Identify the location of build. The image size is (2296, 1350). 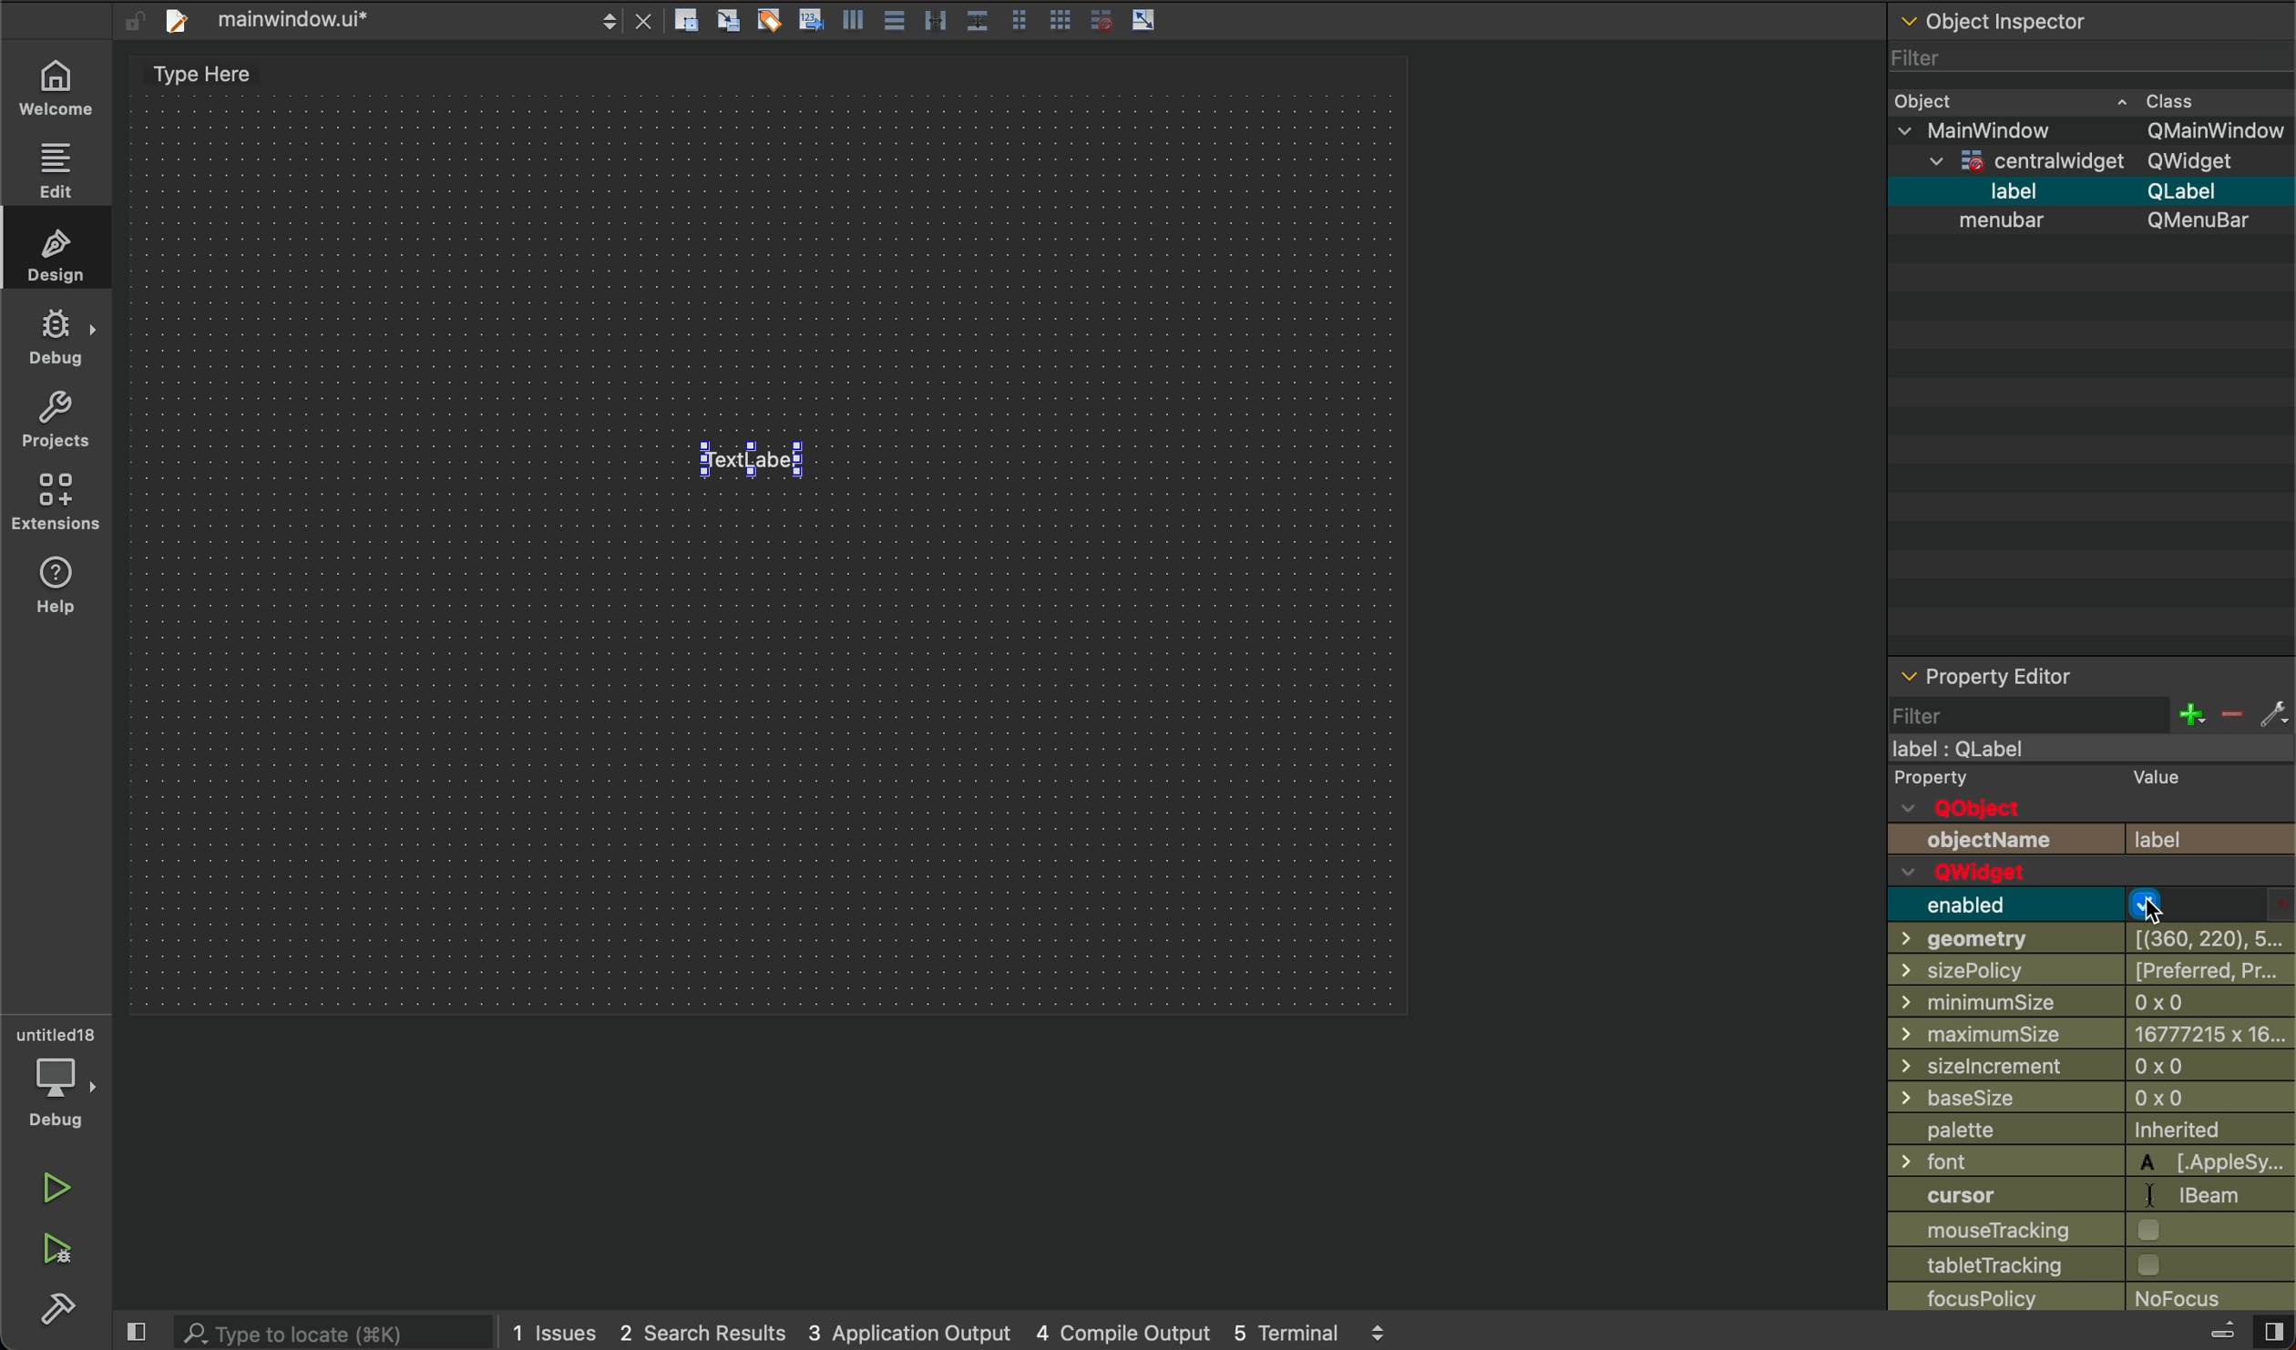
(55, 1311).